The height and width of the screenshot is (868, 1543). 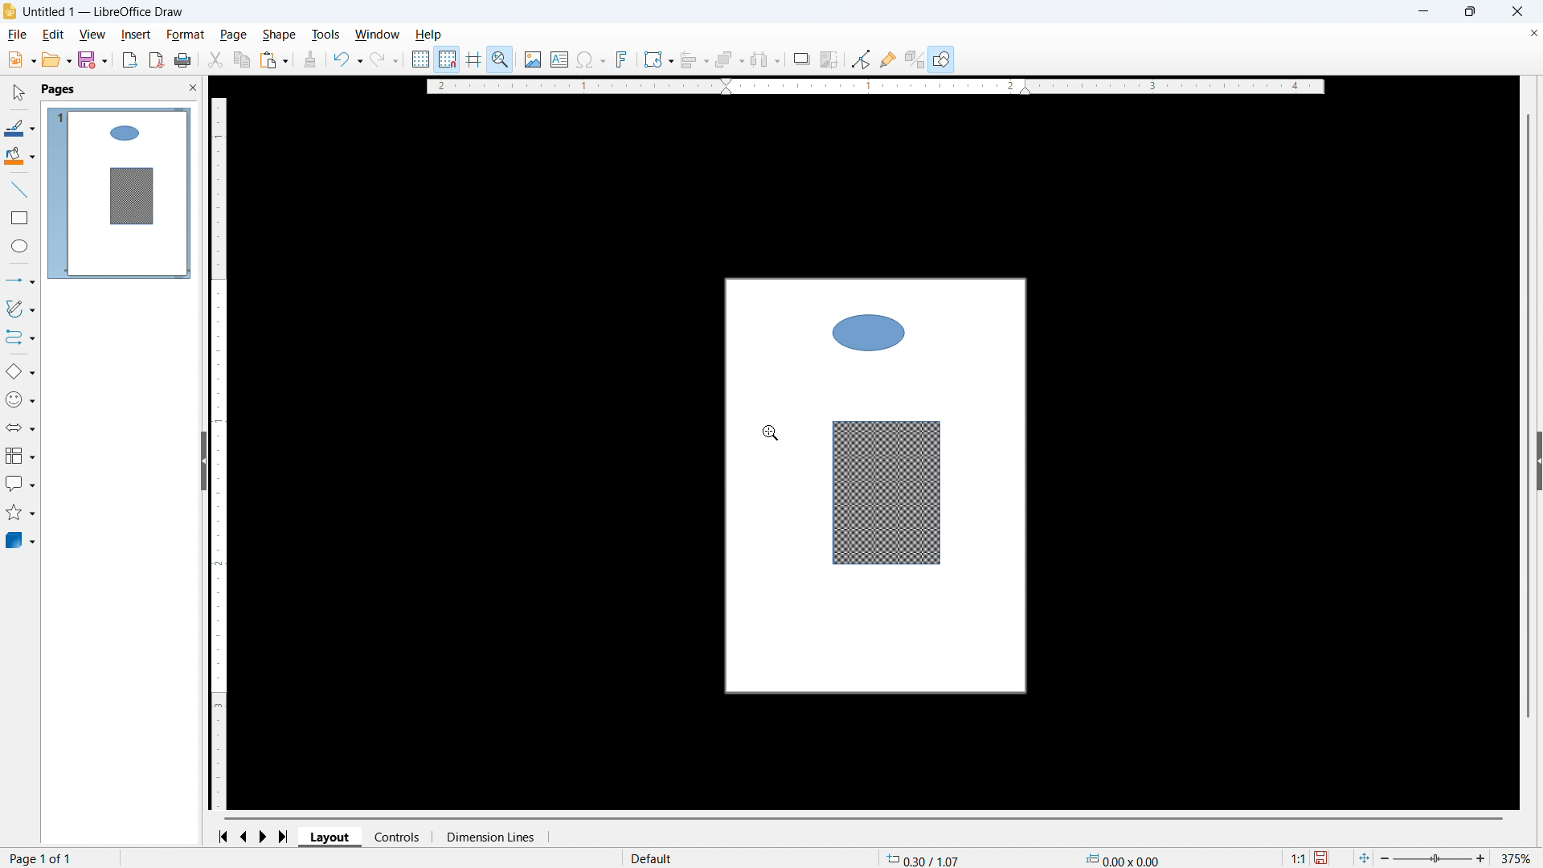 What do you see at coordinates (19, 372) in the screenshot?
I see `Basic shapes ` at bounding box center [19, 372].